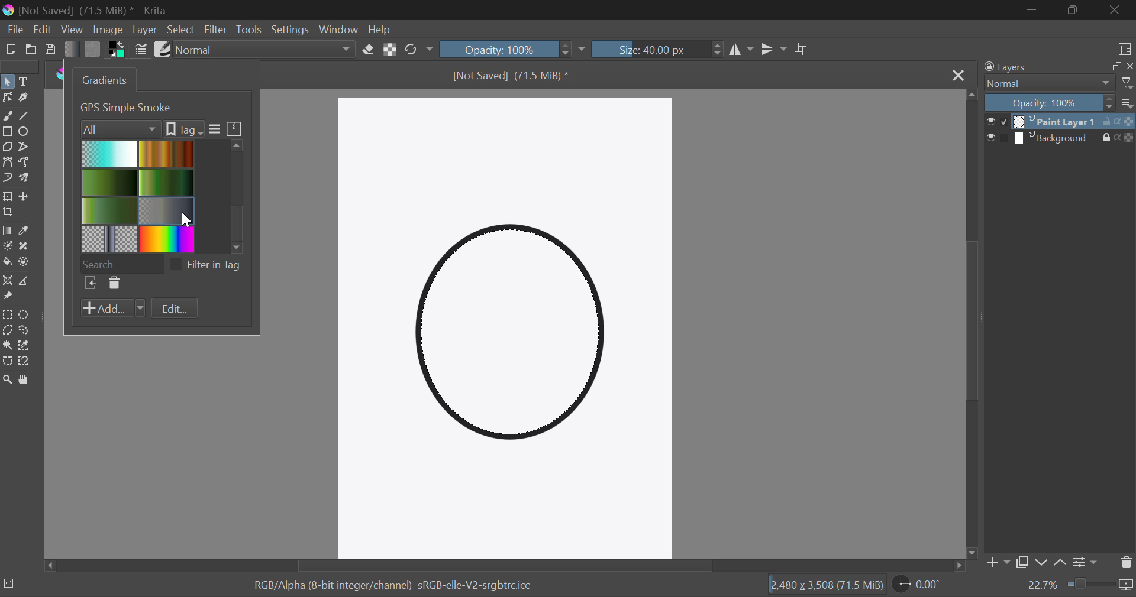  What do you see at coordinates (26, 198) in the screenshot?
I see `Move Layers` at bounding box center [26, 198].